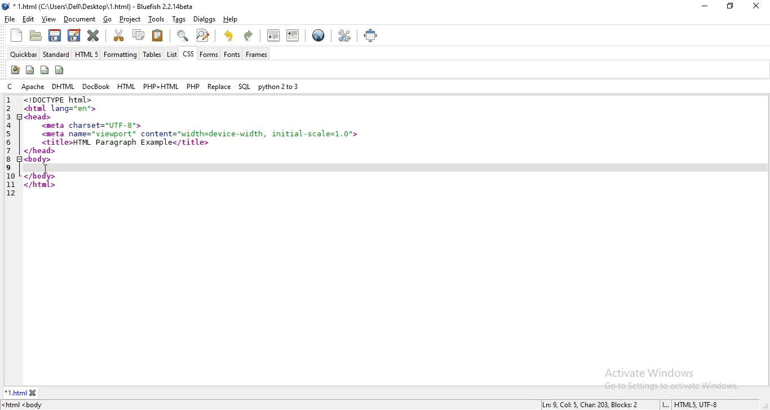 The height and width of the screenshot is (410, 770). Describe the element at coordinates (157, 19) in the screenshot. I see `tools` at that location.